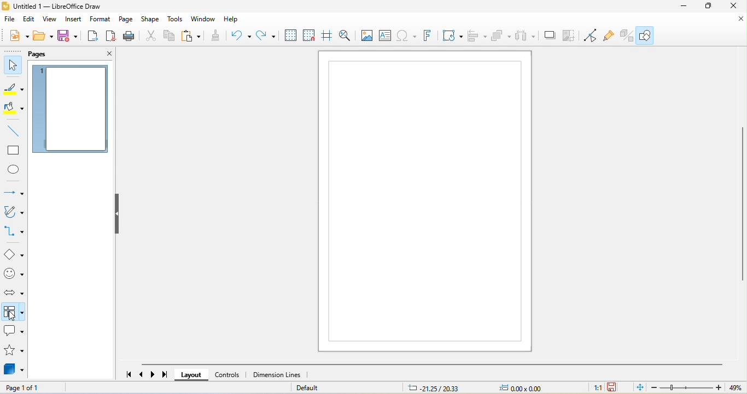 Image resolution: width=747 pixels, height=394 pixels. I want to click on show draw function, so click(645, 35).